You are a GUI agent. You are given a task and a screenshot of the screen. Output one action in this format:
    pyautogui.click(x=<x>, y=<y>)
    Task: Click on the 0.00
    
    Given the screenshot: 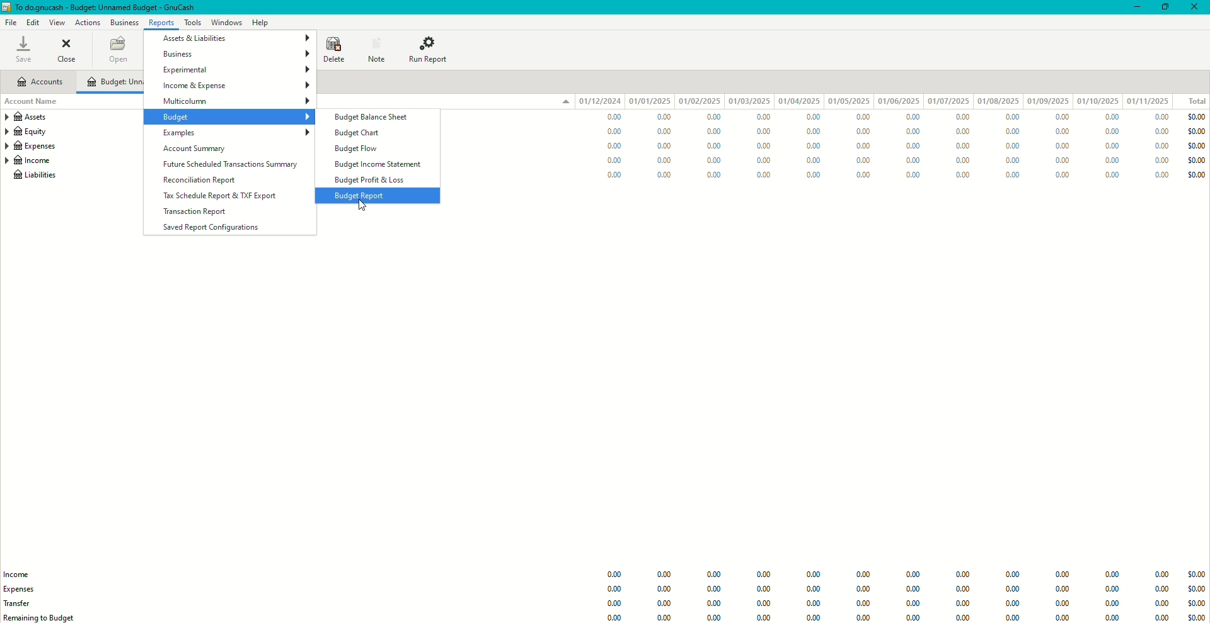 What is the action you would take?
    pyautogui.click(x=810, y=132)
    